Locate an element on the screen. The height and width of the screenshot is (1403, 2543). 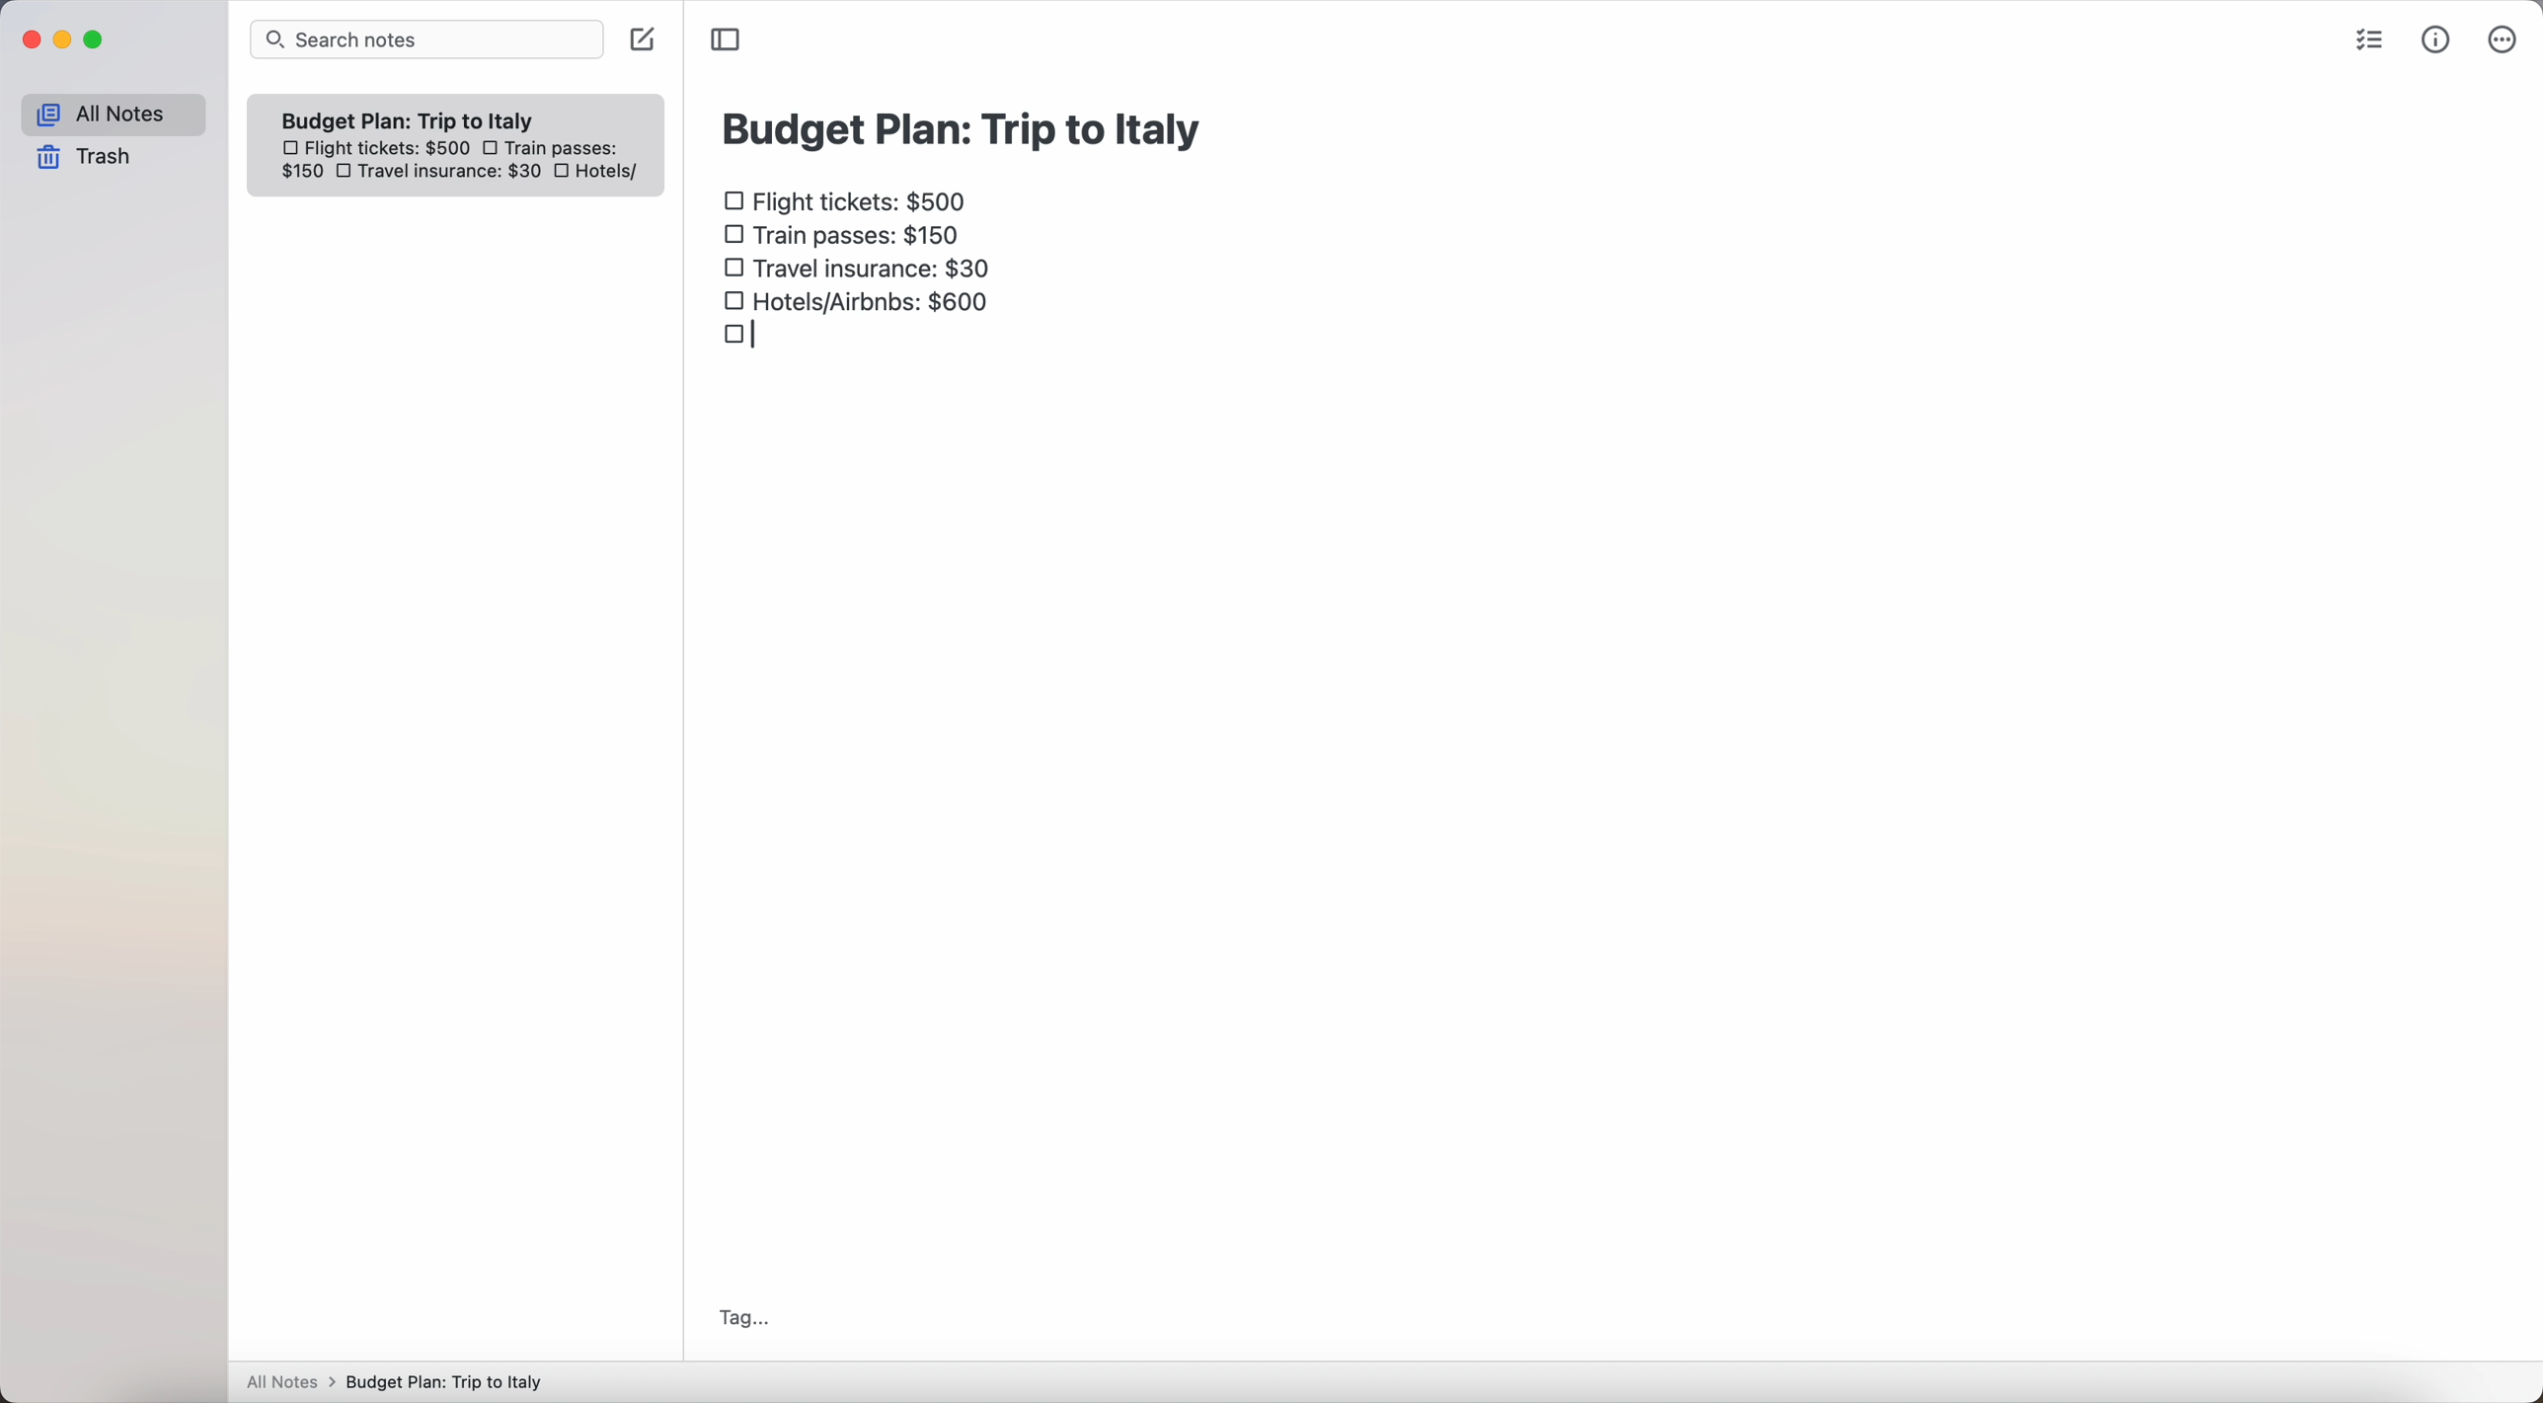
travel insurance: $30 checkbox is located at coordinates (860, 268).